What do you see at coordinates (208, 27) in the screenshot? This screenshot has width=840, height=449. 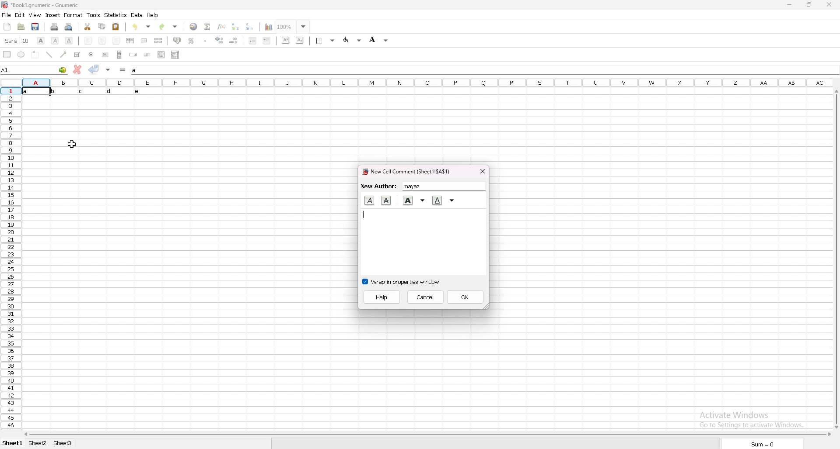 I see `summation` at bounding box center [208, 27].